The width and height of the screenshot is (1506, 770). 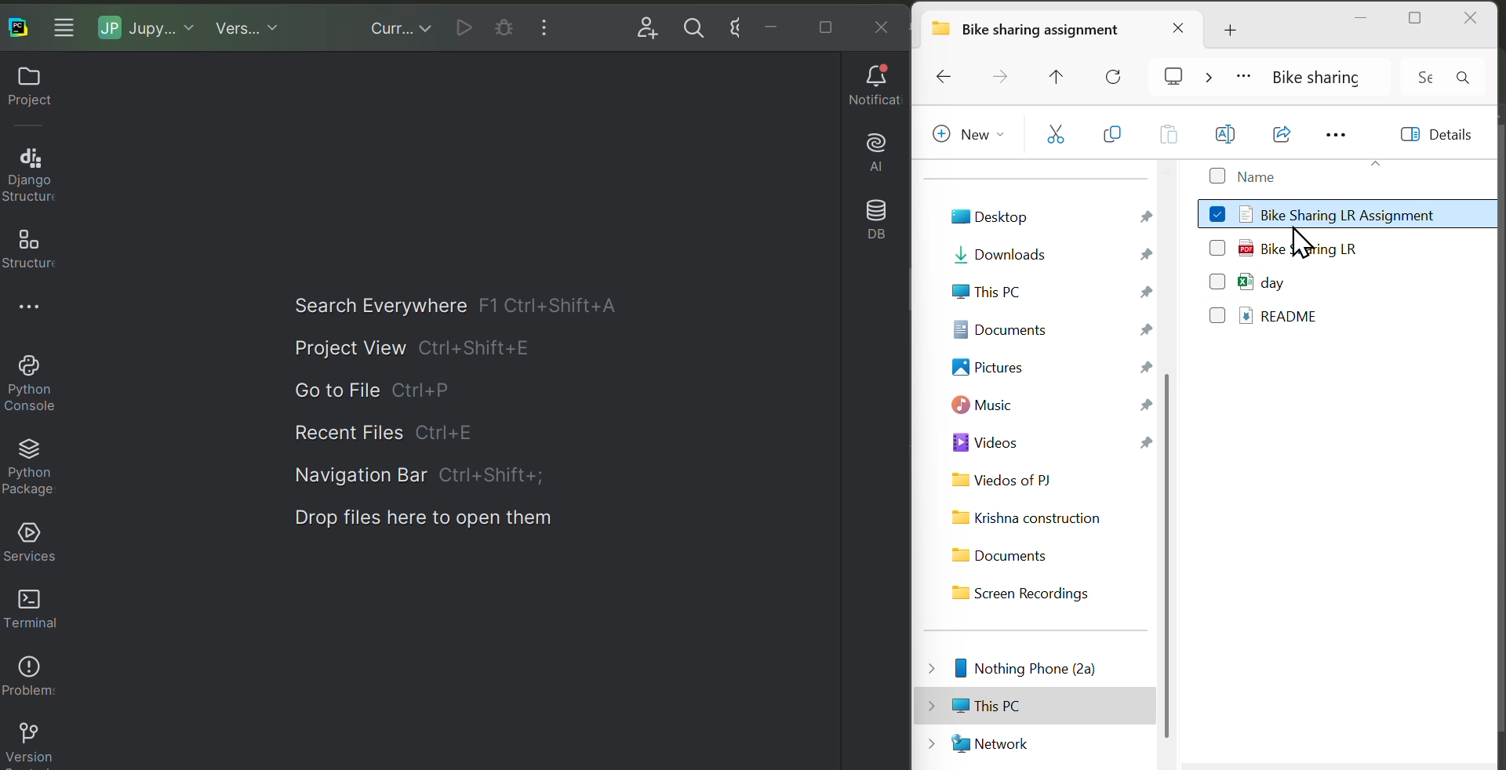 What do you see at coordinates (881, 27) in the screenshot?
I see `Close` at bounding box center [881, 27].